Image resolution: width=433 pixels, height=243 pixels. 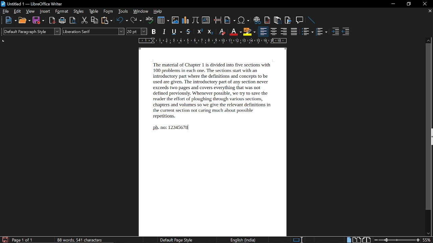 What do you see at coordinates (44, 11) in the screenshot?
I see `insert` at bounding box center [44, 11].